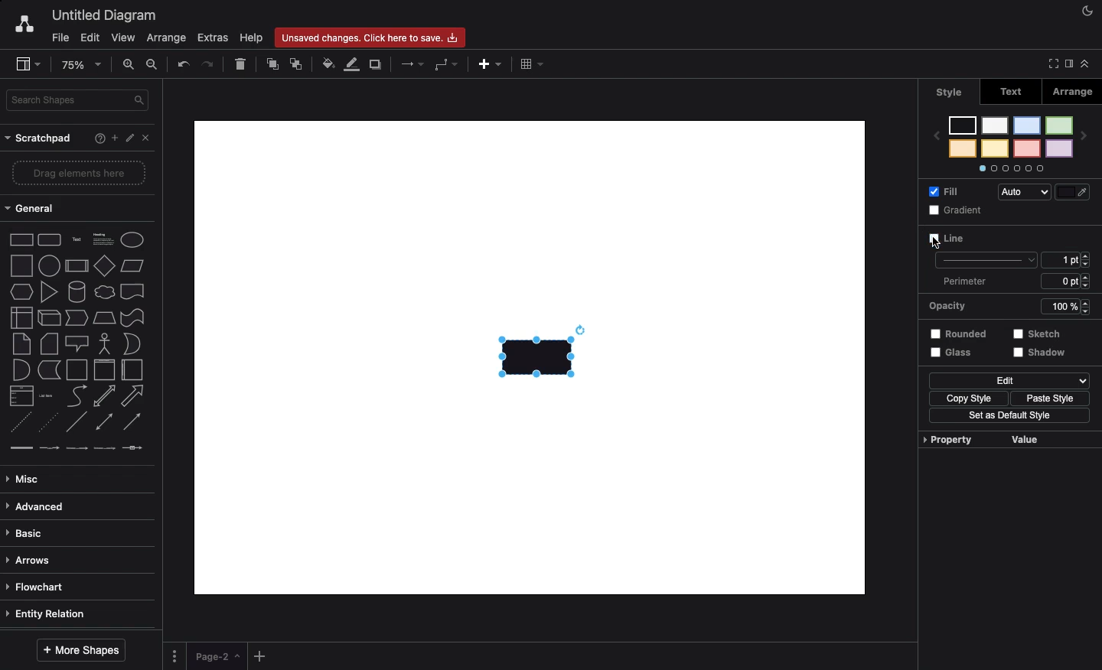  I want to click on Duplicate, so click(376, 65).